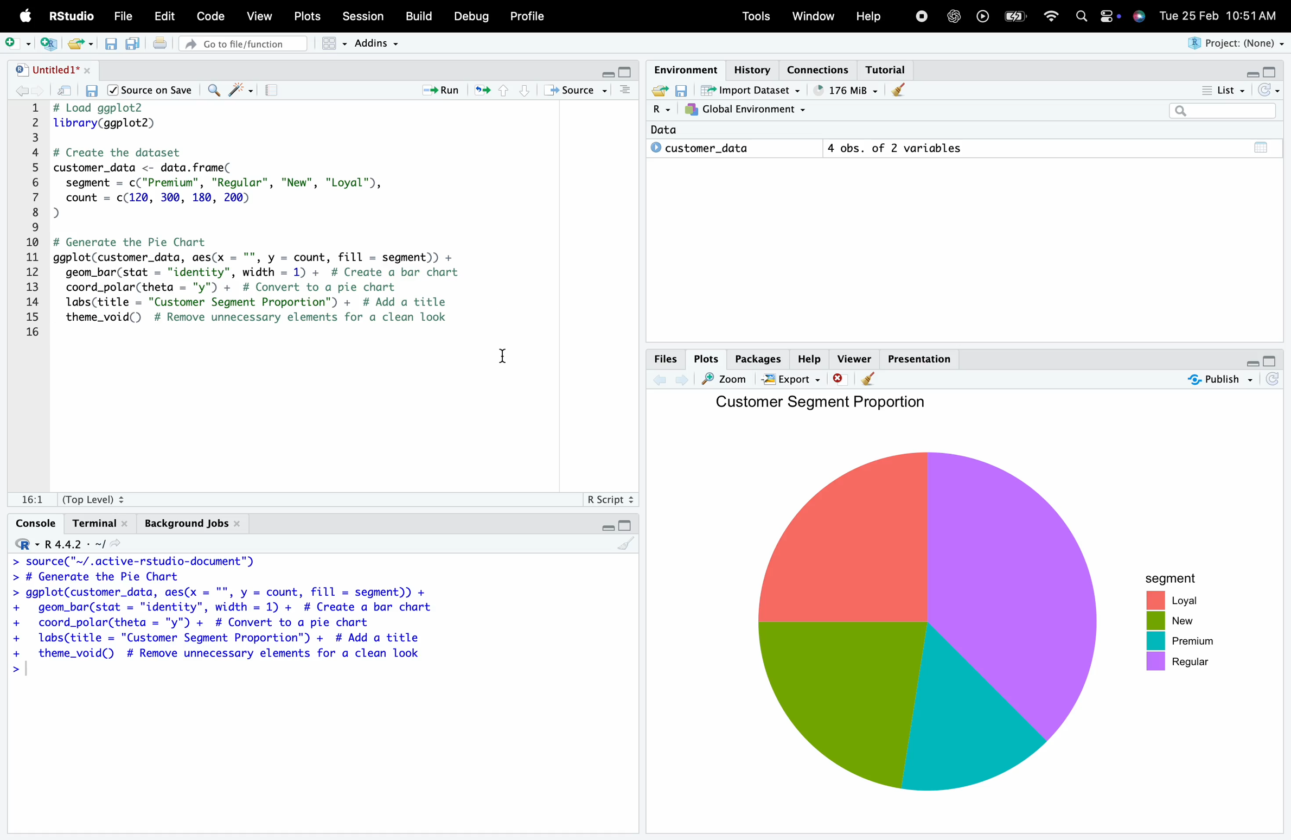 The height and width of the screenshot is (840, 1291). I want to click on File, so click(126, 17).